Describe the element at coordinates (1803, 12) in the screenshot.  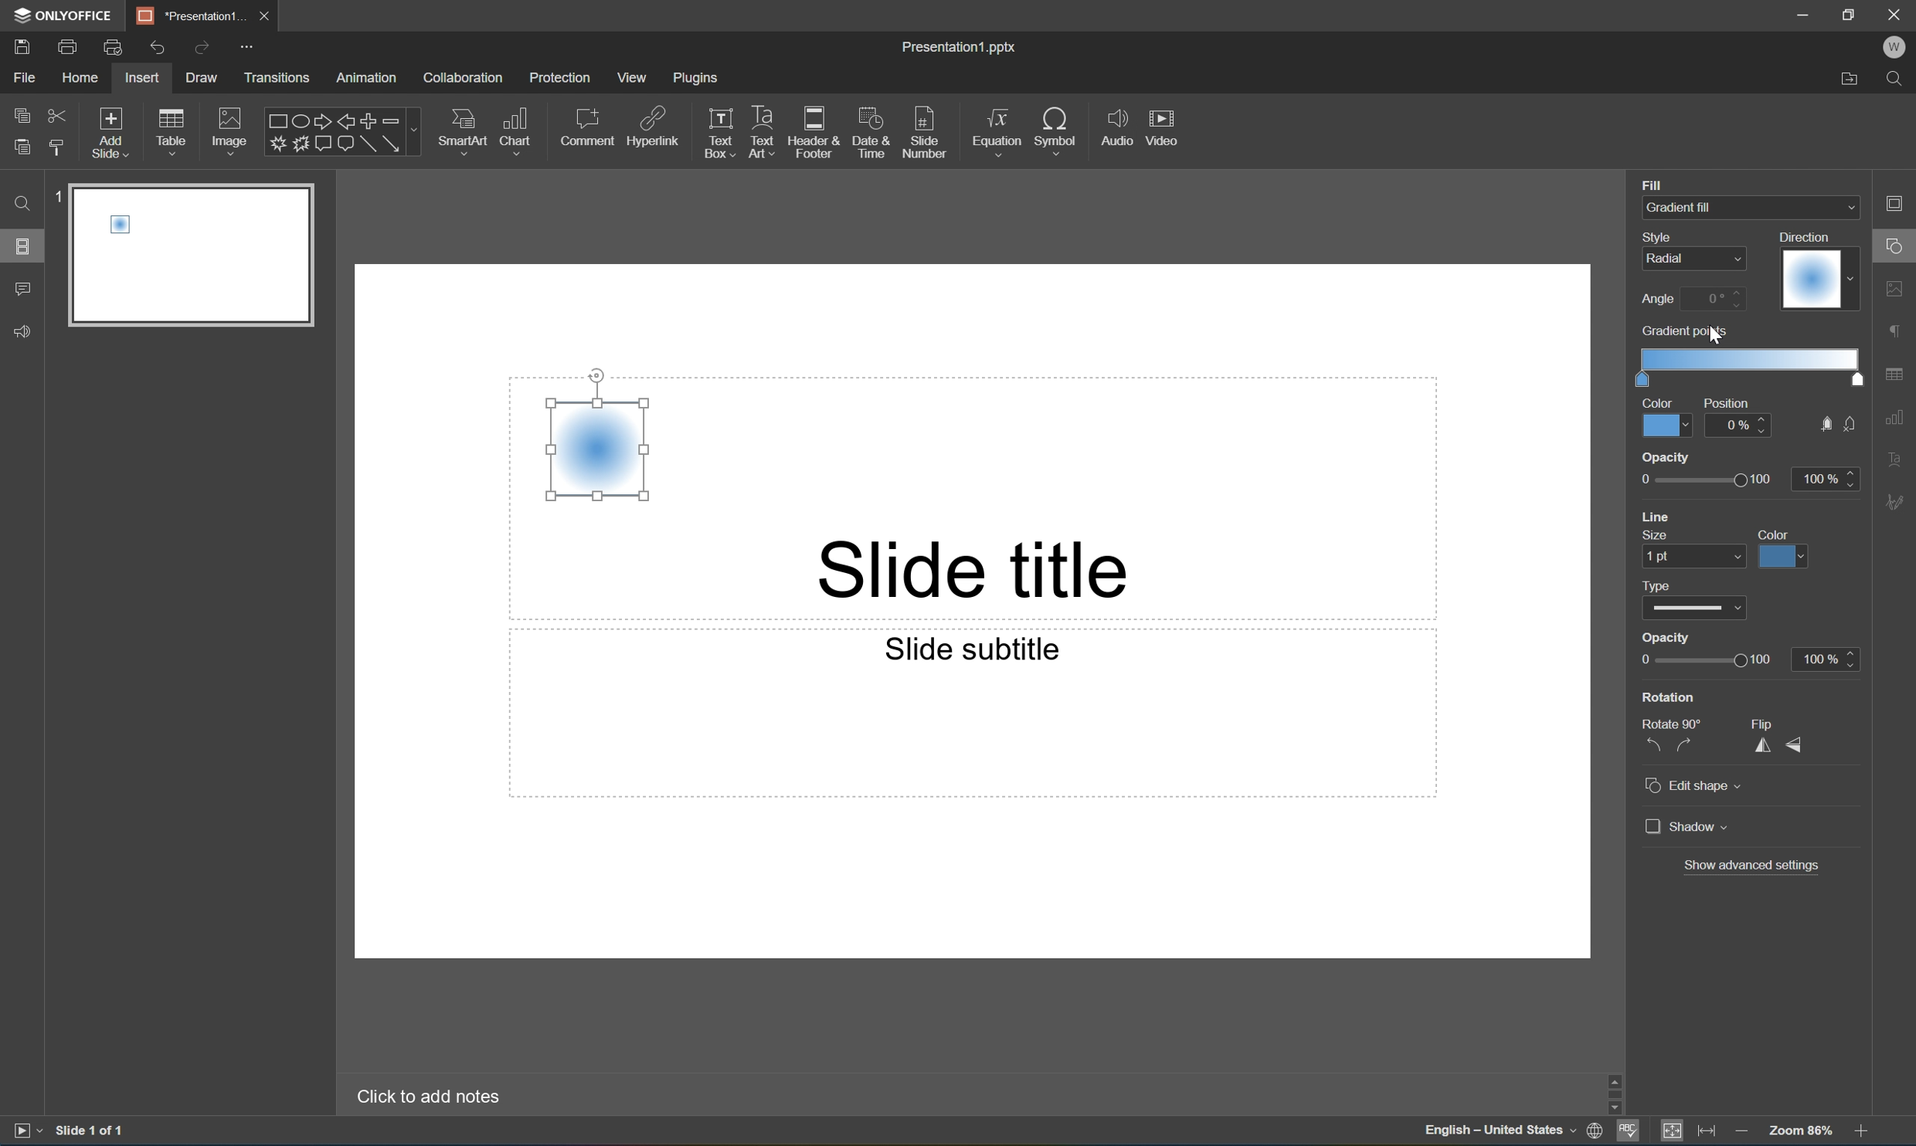
I see `Minimize` at that location.